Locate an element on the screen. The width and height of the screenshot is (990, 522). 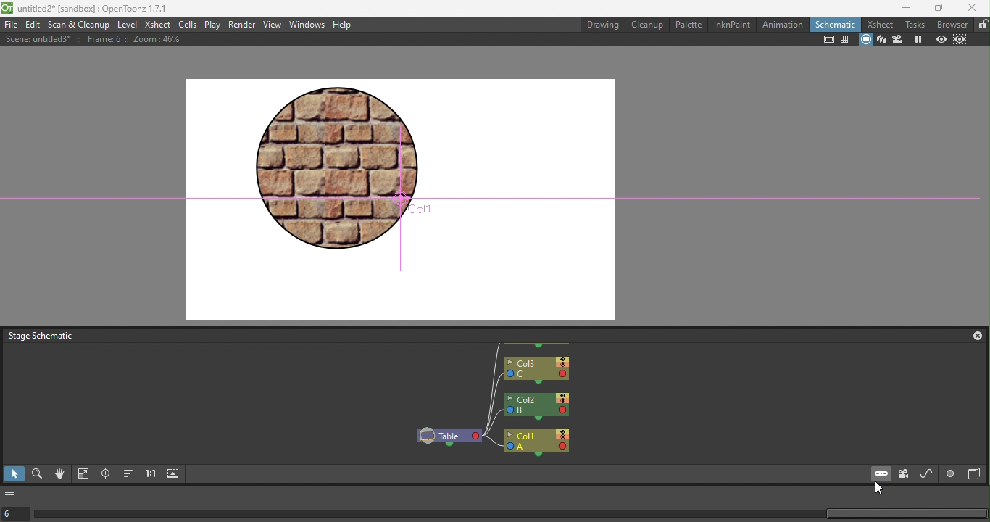
Selection mode is located at coordinates (13, 474).